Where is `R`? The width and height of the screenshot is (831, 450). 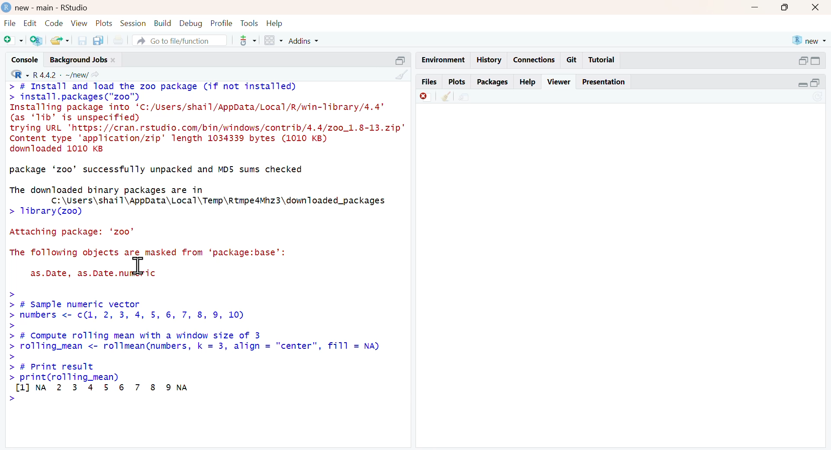
R is located at coordinates (20, 74).